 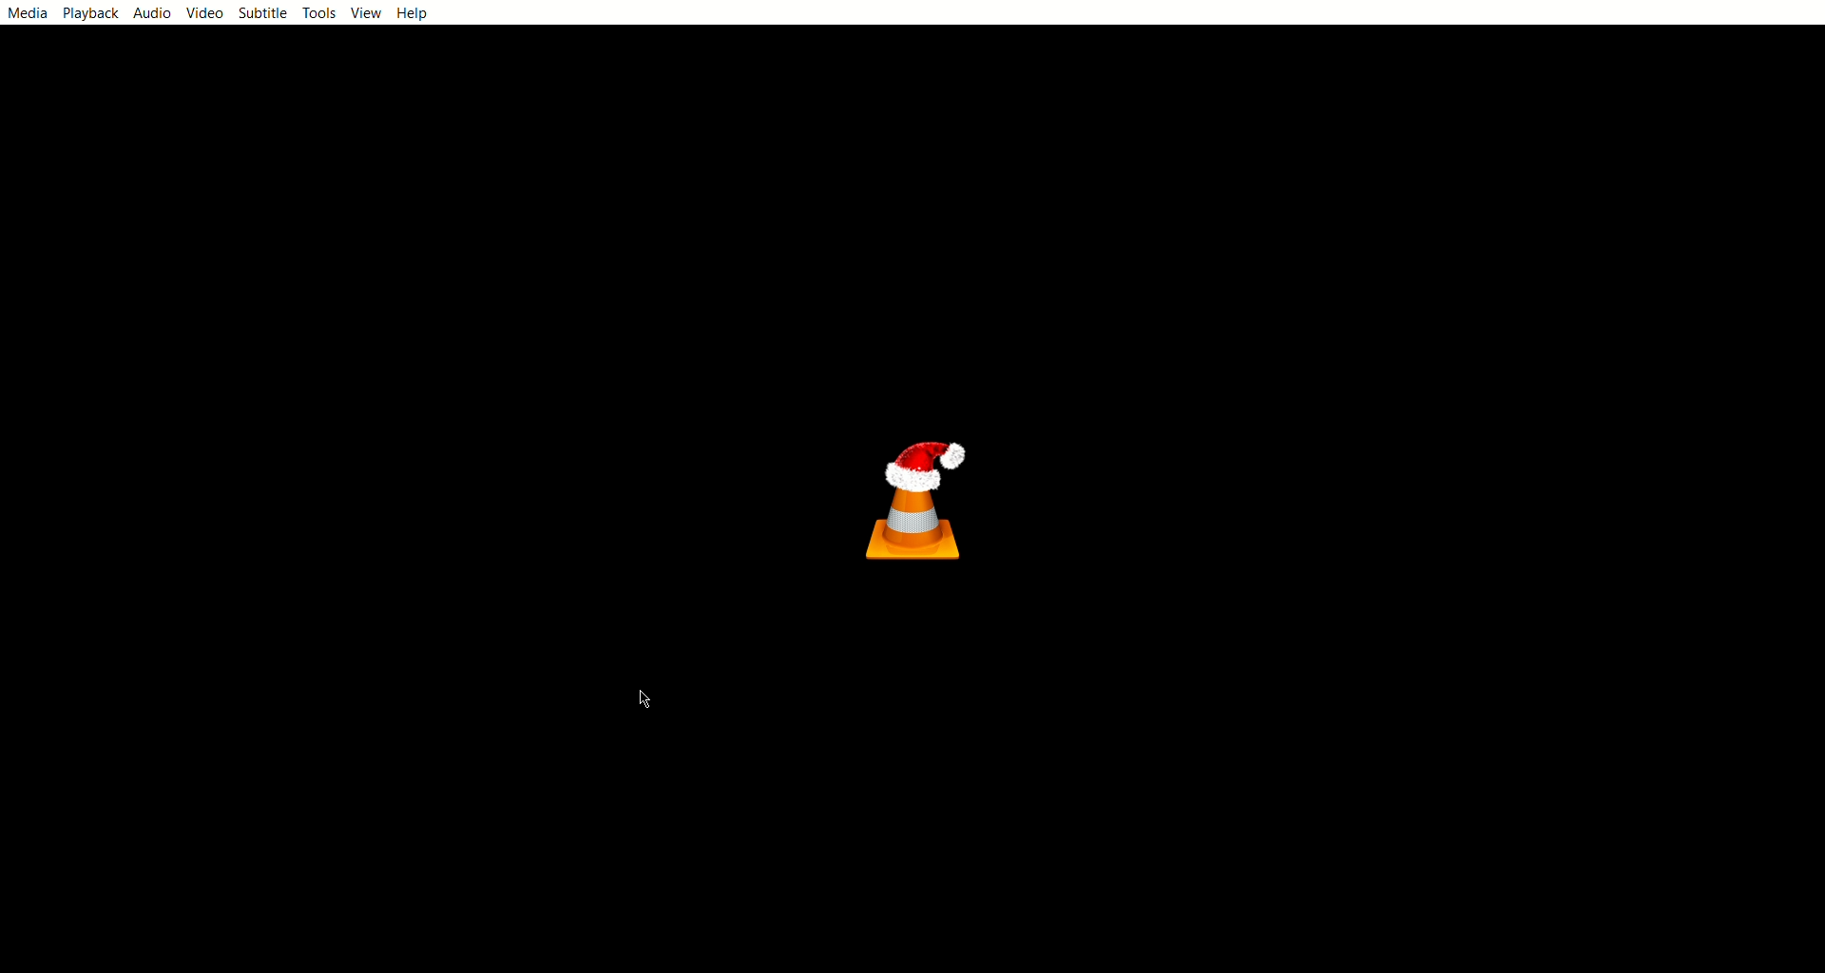 I want to click on vlc logo, so click(x=920, y=502).